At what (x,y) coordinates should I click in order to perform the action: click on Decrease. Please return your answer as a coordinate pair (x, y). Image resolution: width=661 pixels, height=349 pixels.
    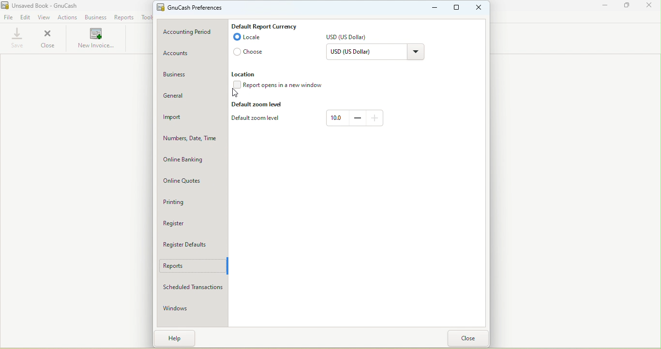
    Looking at the image, I should click on (357, 117).